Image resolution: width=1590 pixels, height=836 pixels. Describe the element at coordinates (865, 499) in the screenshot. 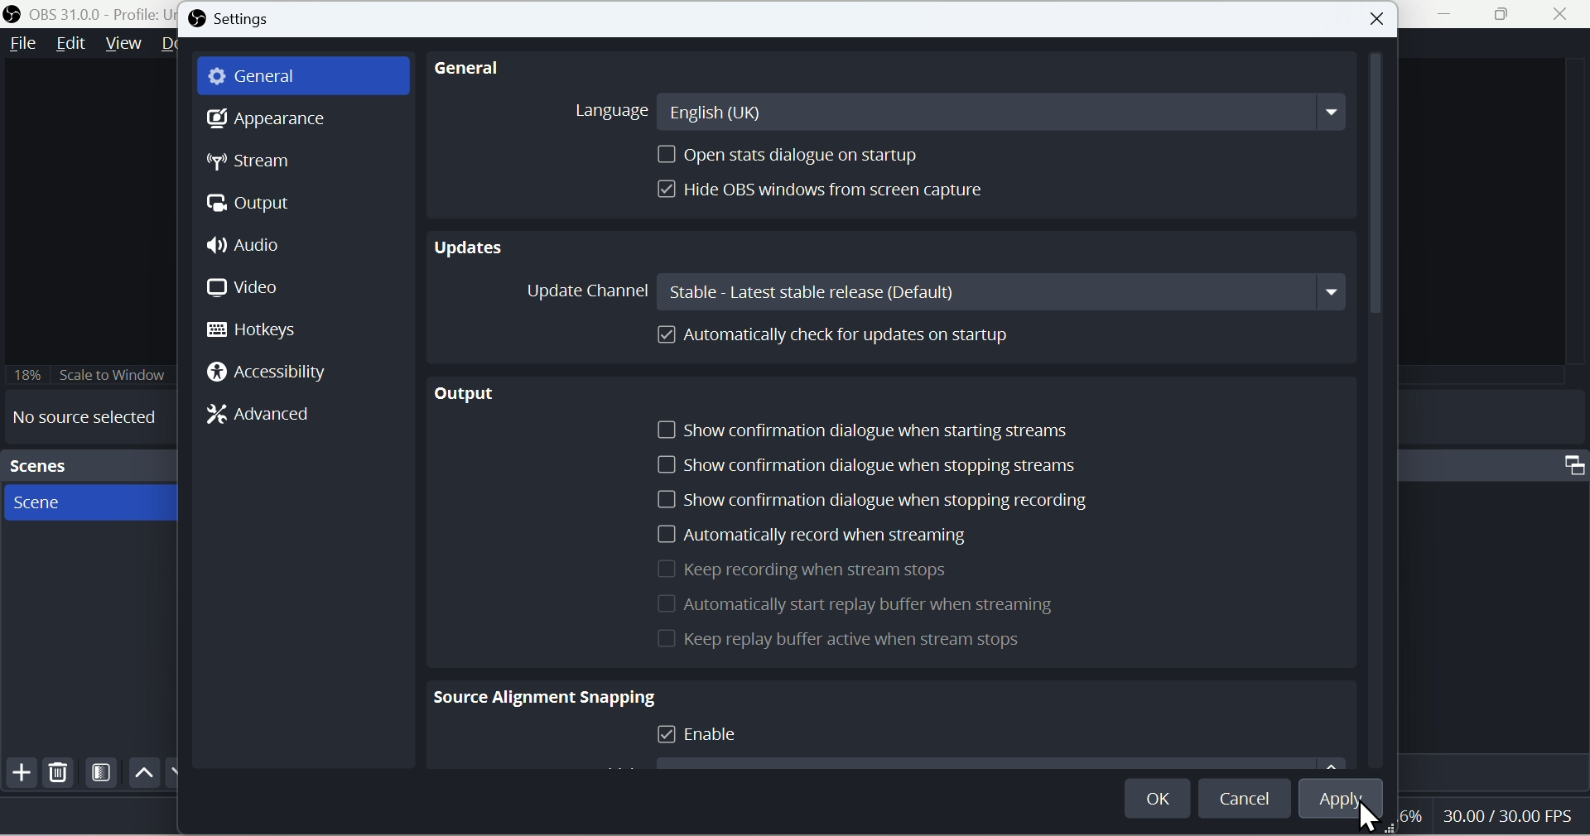

I see `Show confirmation dialogue when you stop recording` at that location.